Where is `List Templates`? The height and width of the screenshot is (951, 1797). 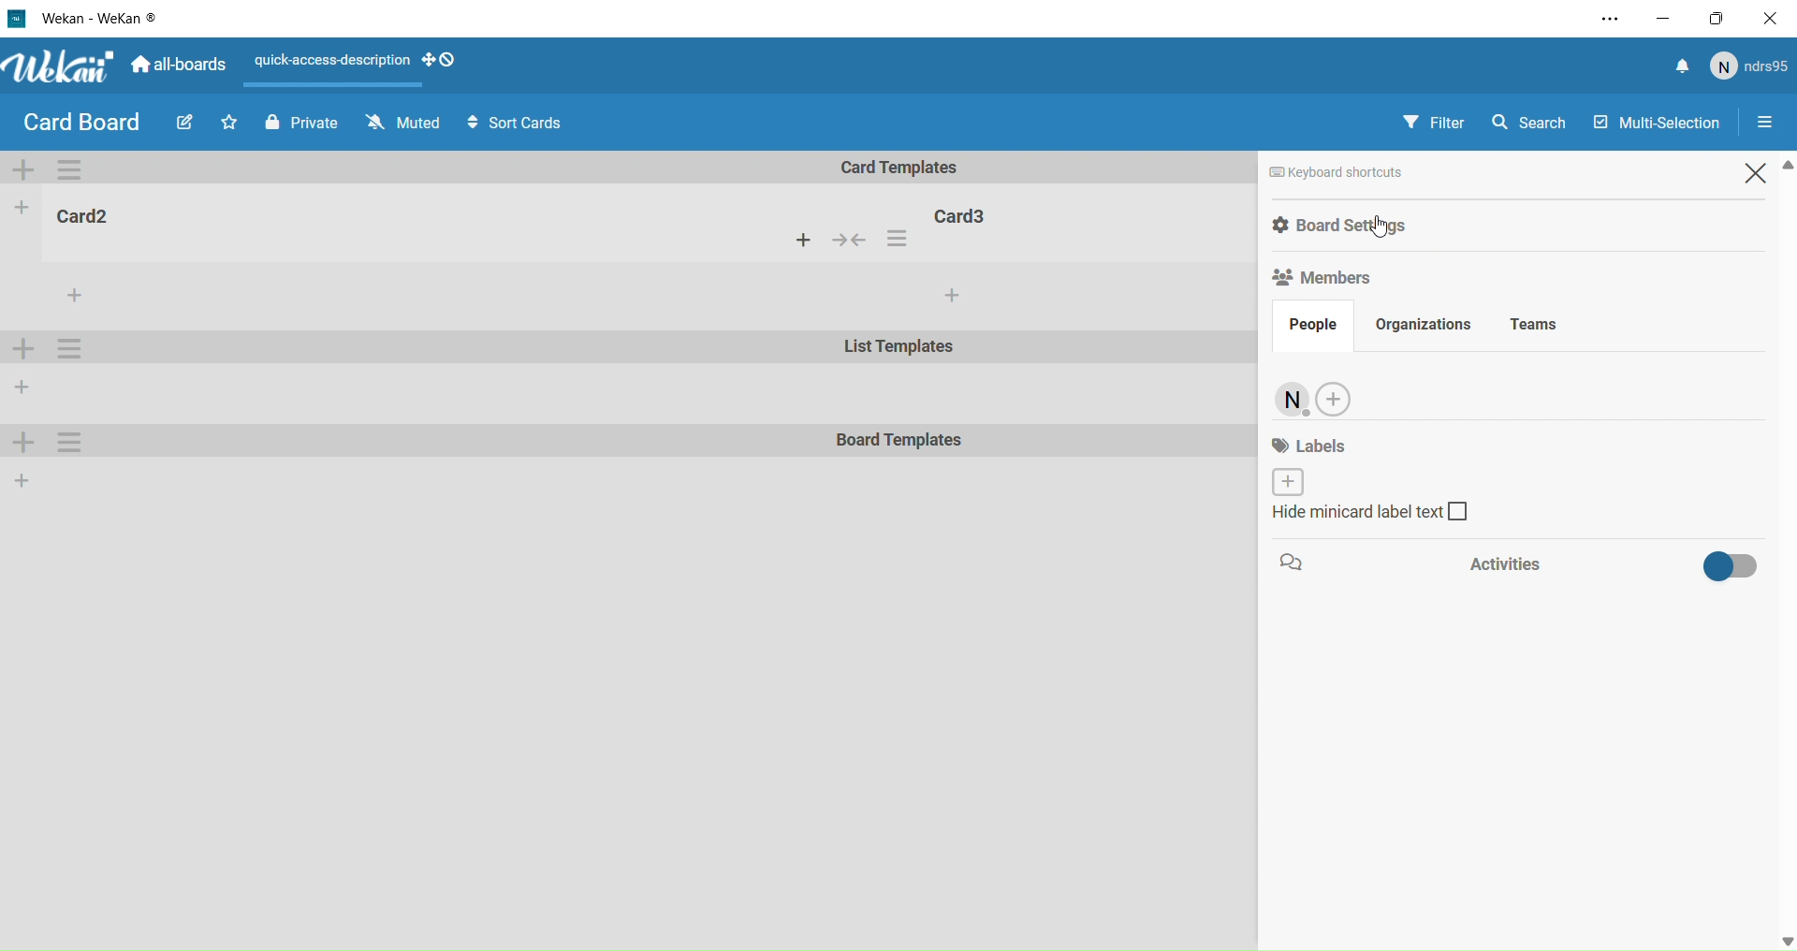
List Templates is located at coordinates (901, 350).